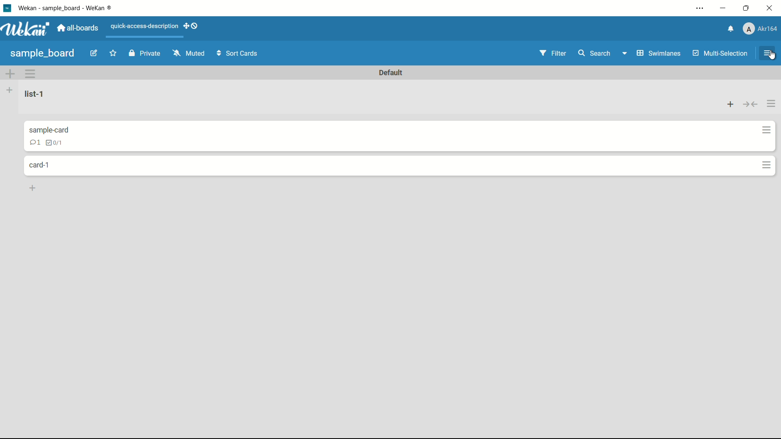  What do you see at coordinates (720, 54) in the screenshot?
I see `multi-selection` at bounding box center [720, 54].